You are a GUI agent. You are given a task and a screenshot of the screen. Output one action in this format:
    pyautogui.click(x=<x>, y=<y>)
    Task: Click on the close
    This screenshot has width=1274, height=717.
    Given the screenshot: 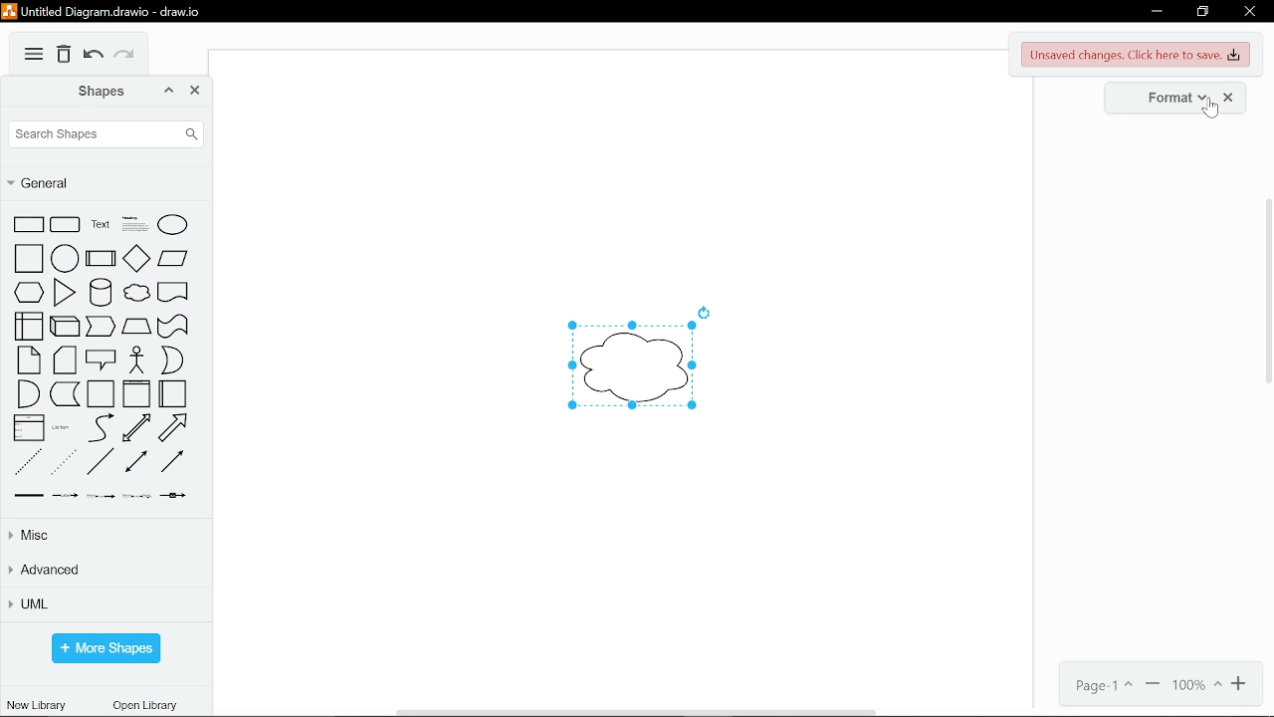 What is the action you would take?
    pyautogui.click(x=1228, y=97)
    